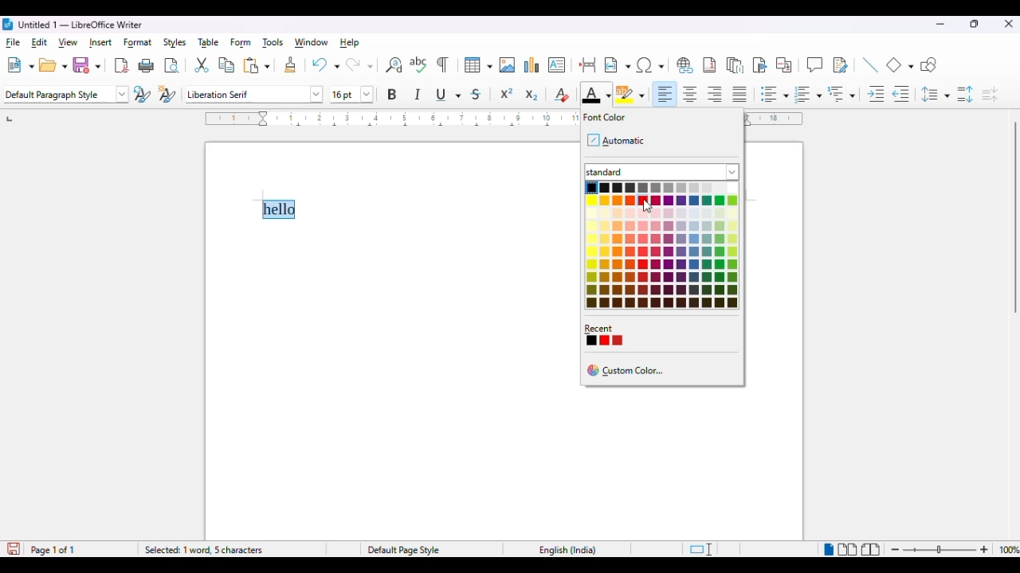 This screenshot has height=573, width=1020. I want to click on export directly as PDF, so click(121, 66).